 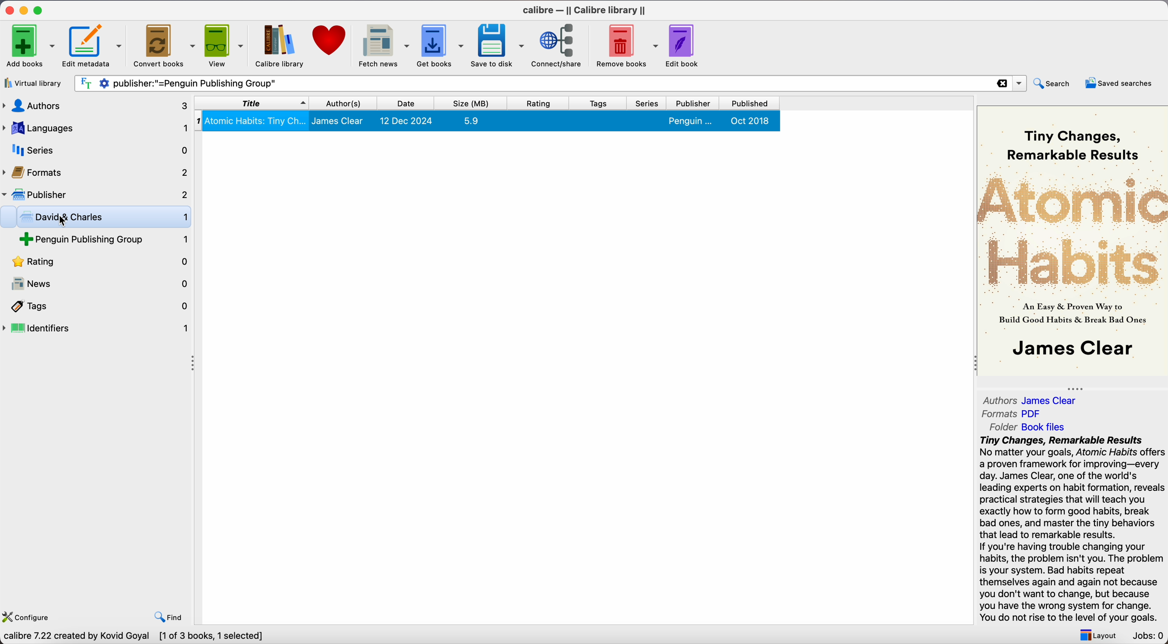 What do you see at coordinates (225, 45) in the screenshot?
I see `view` at bounding box center [225, 45].